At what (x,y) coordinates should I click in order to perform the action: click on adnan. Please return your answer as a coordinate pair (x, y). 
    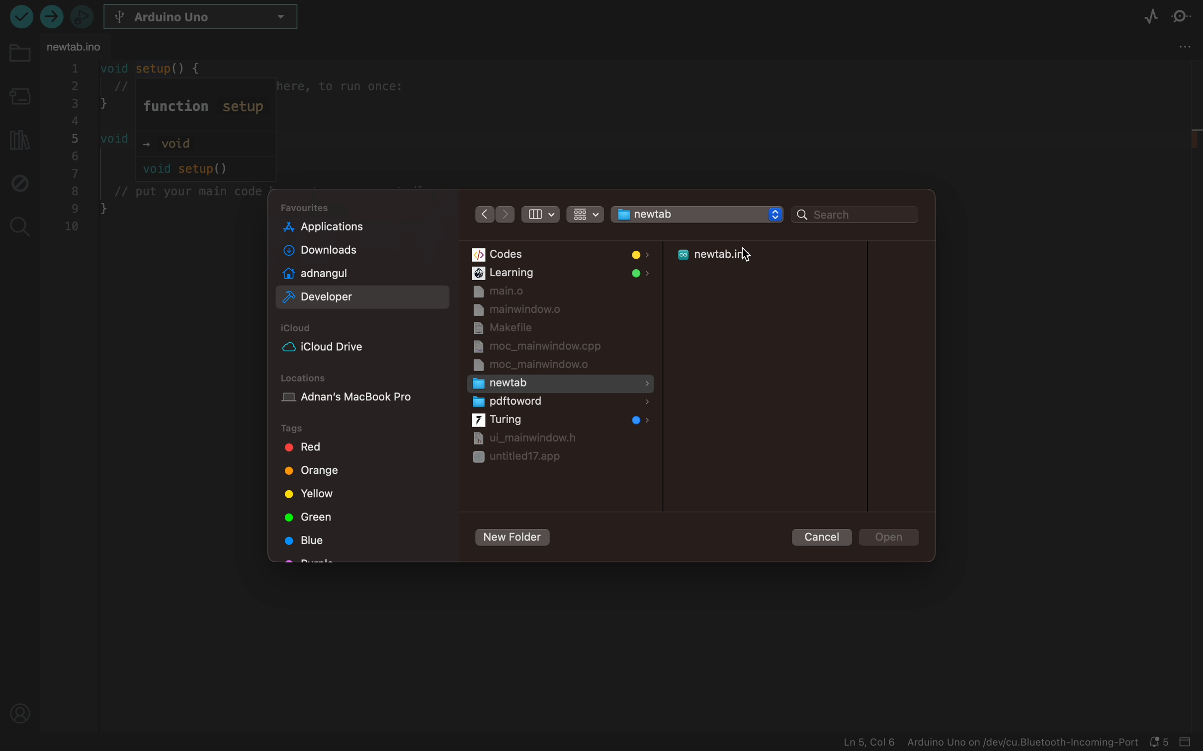
    Looking at the image, I should click on (346, 273).